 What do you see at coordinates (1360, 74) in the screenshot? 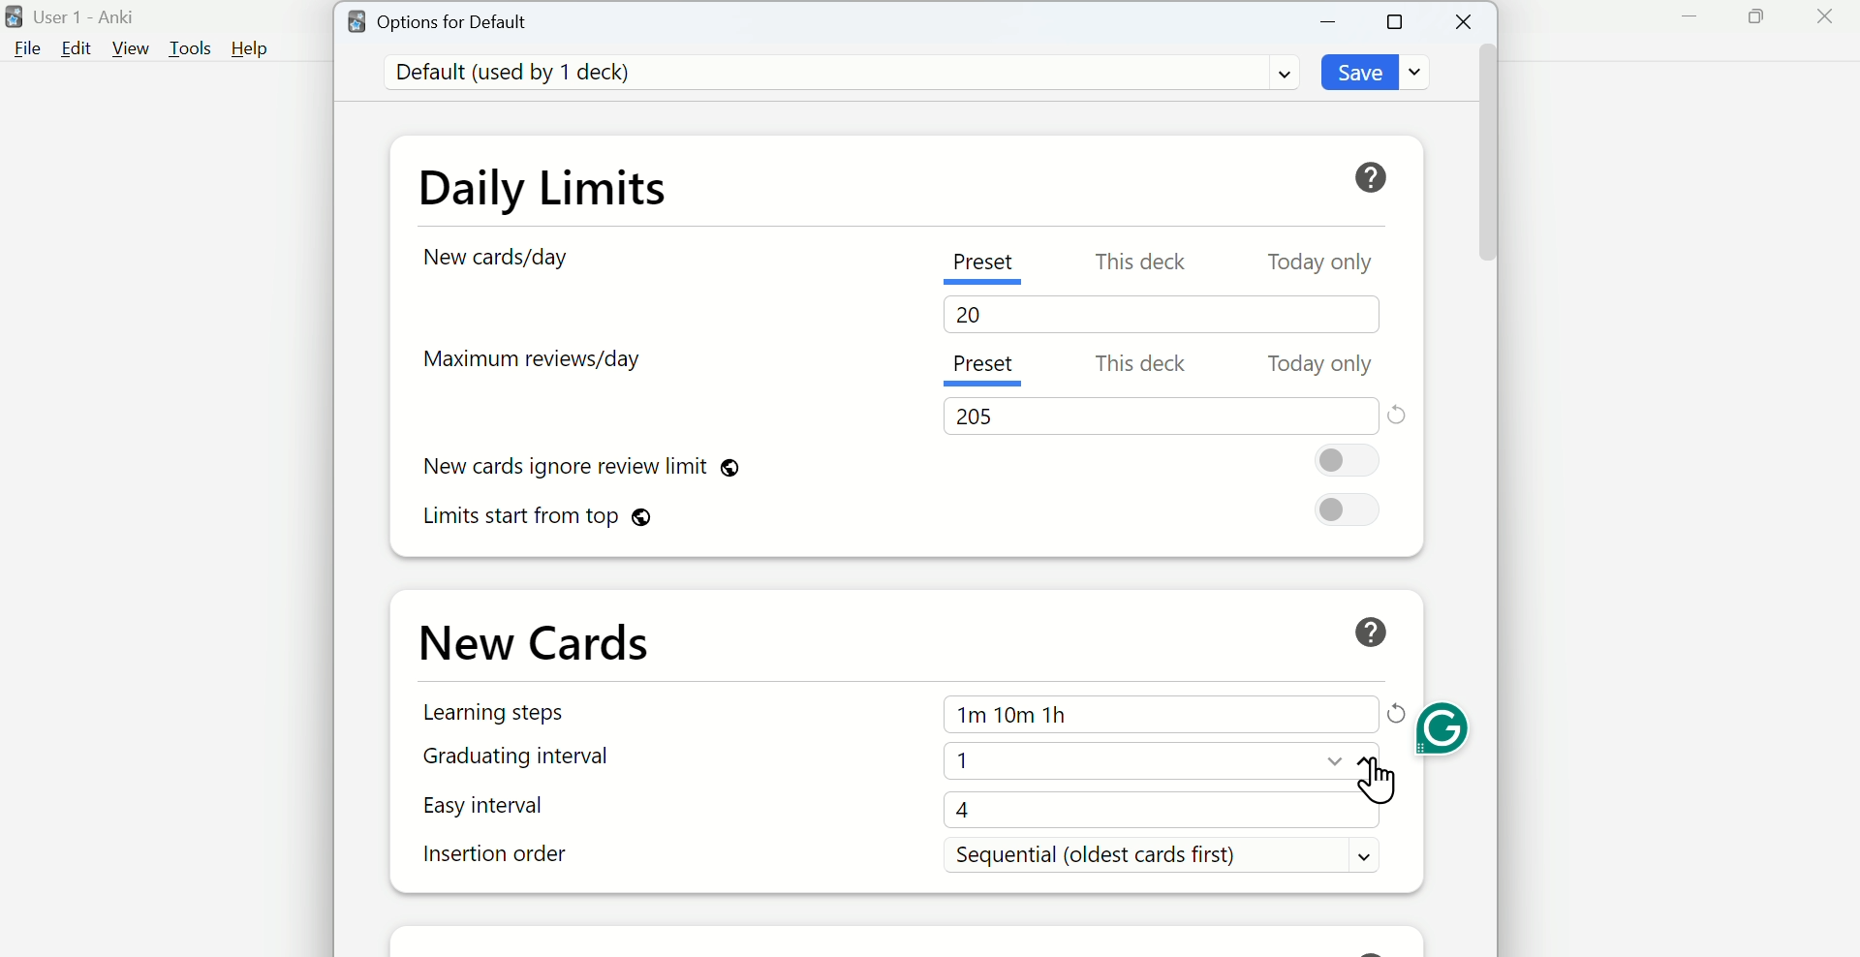
I see `Save` at bounding box center [1360, 74].